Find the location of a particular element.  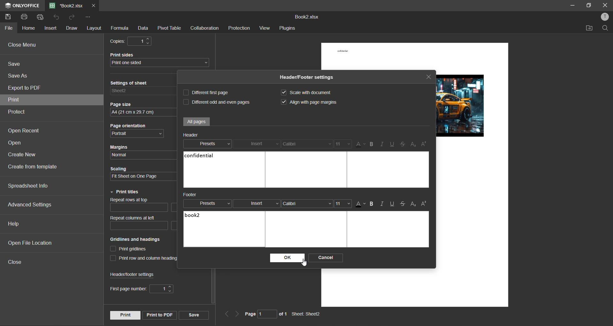

scaling is located at coordinates (143, 177).